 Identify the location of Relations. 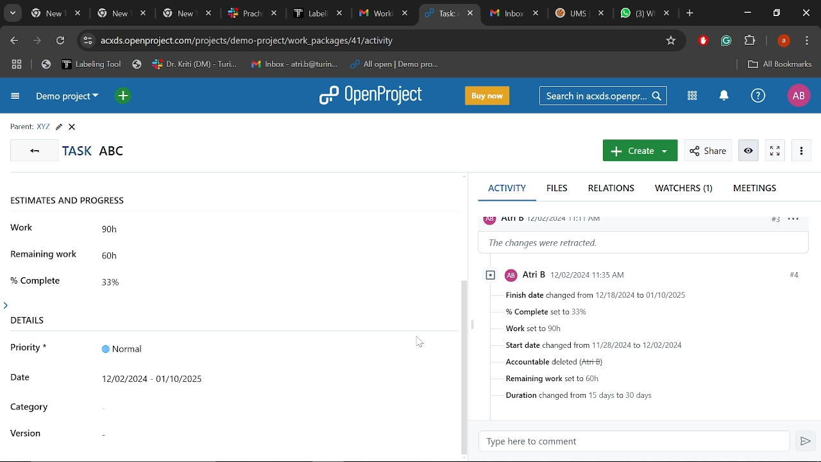
(614, 189).